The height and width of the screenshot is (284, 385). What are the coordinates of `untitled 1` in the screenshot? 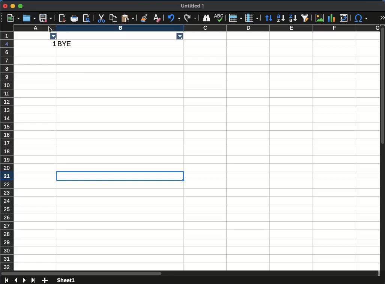 It's located at (193, 6).